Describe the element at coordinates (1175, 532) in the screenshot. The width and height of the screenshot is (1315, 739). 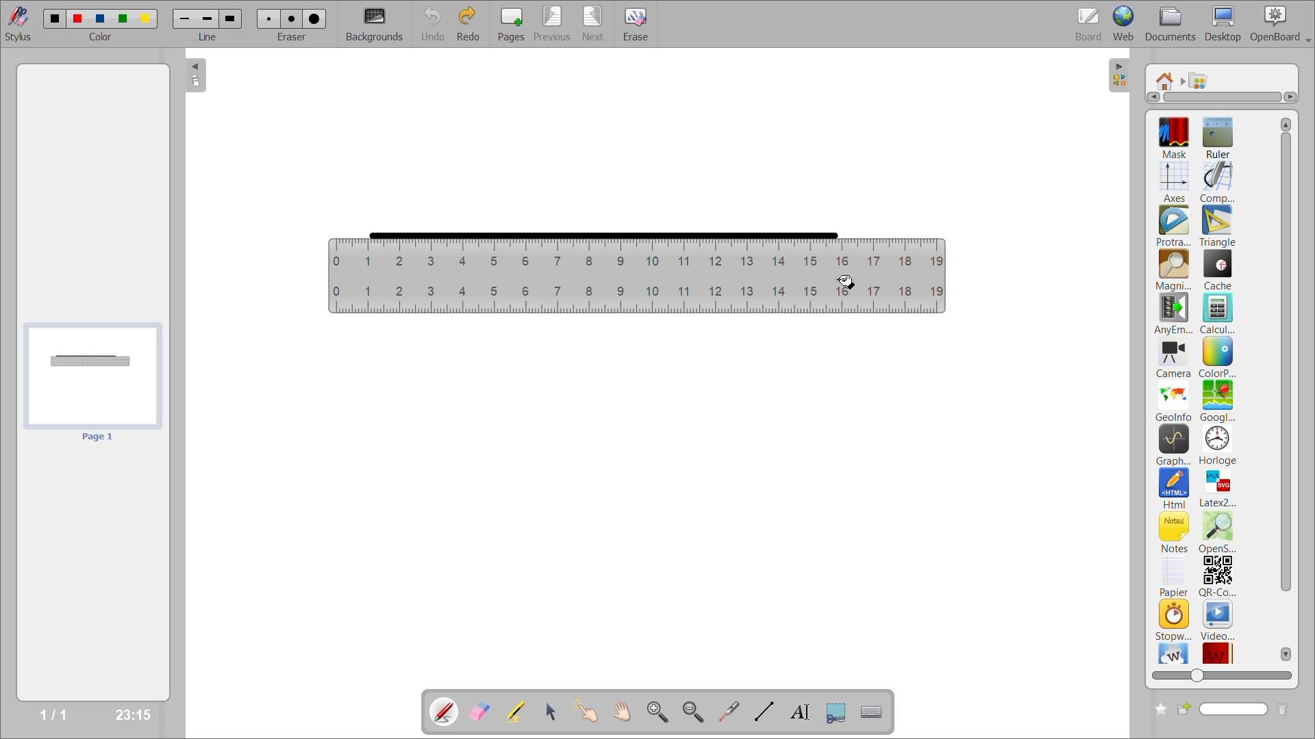
I see `notes` at that location.